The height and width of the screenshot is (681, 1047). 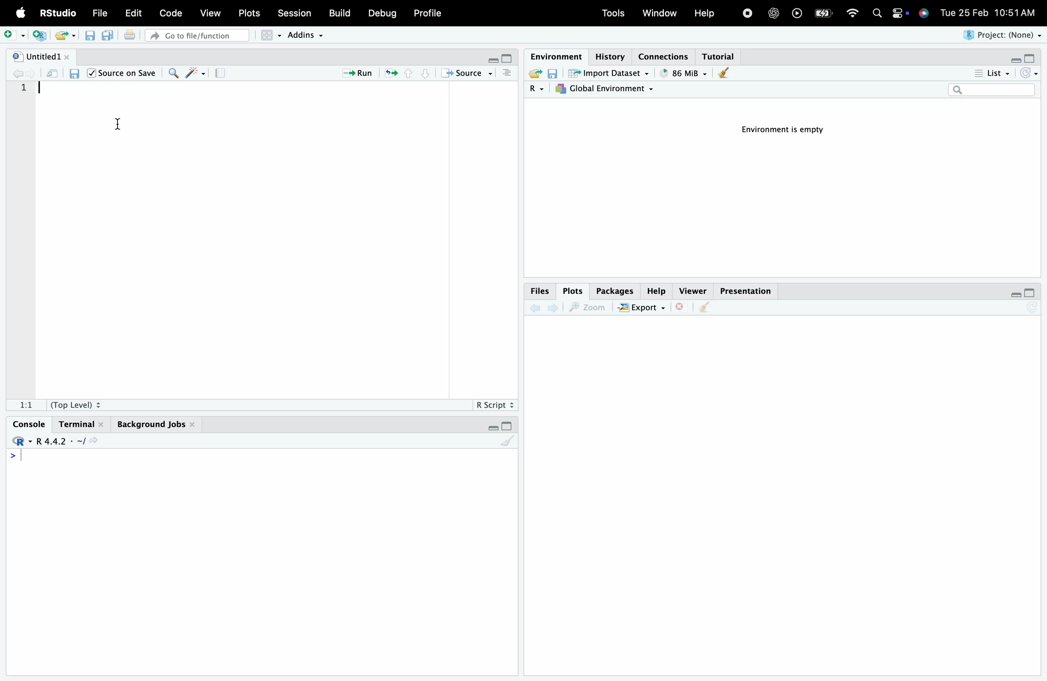 I want to click on File, so click(x=102, y=14).